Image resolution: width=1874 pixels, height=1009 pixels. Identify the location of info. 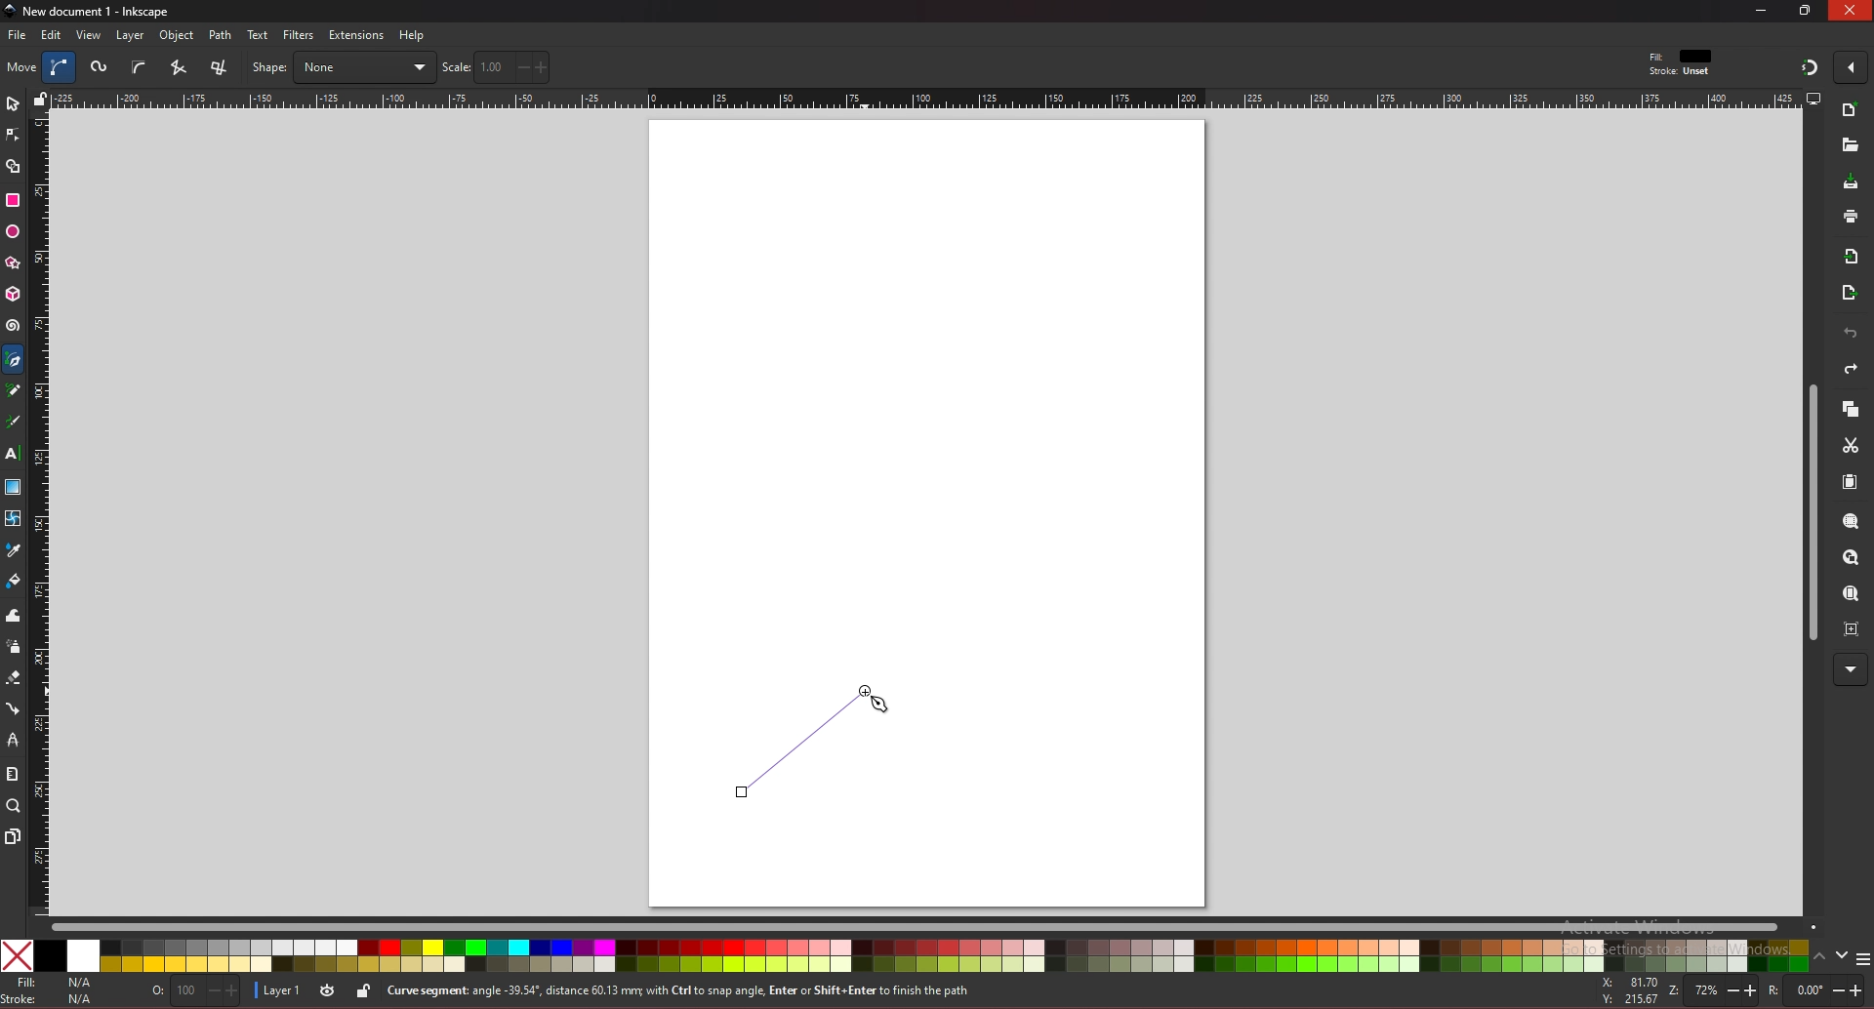
(731, 991).